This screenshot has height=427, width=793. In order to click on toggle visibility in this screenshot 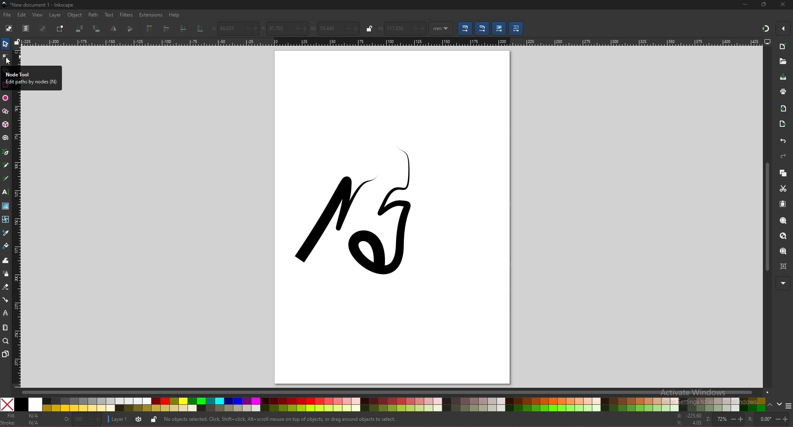, I will do `click(139, 419)`.